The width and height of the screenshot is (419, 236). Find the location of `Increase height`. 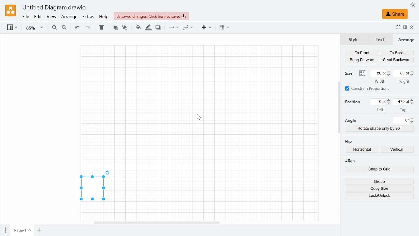

Increase height is located at coordinates (413, 71).